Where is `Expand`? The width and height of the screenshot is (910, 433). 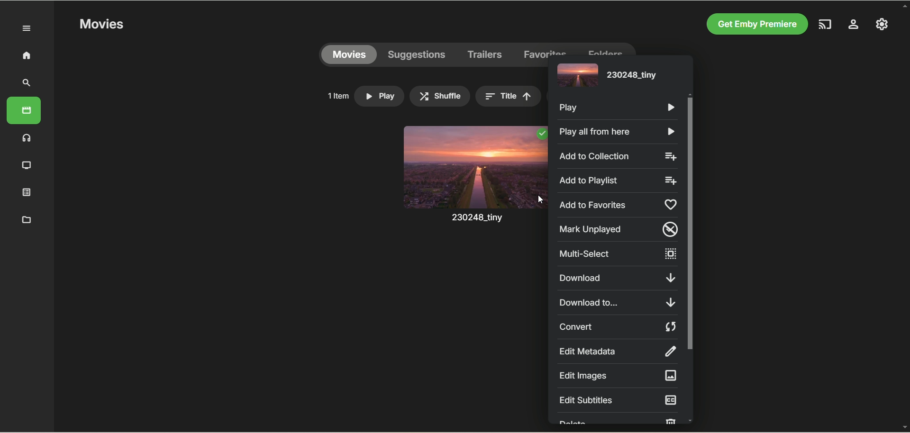
Expand is located at coordinates (27, 29).